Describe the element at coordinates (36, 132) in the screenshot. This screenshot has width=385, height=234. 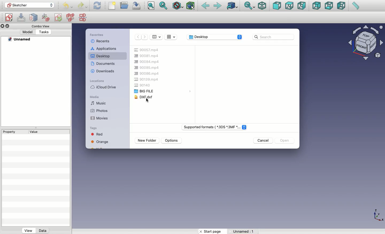
I see `Value` at that location.